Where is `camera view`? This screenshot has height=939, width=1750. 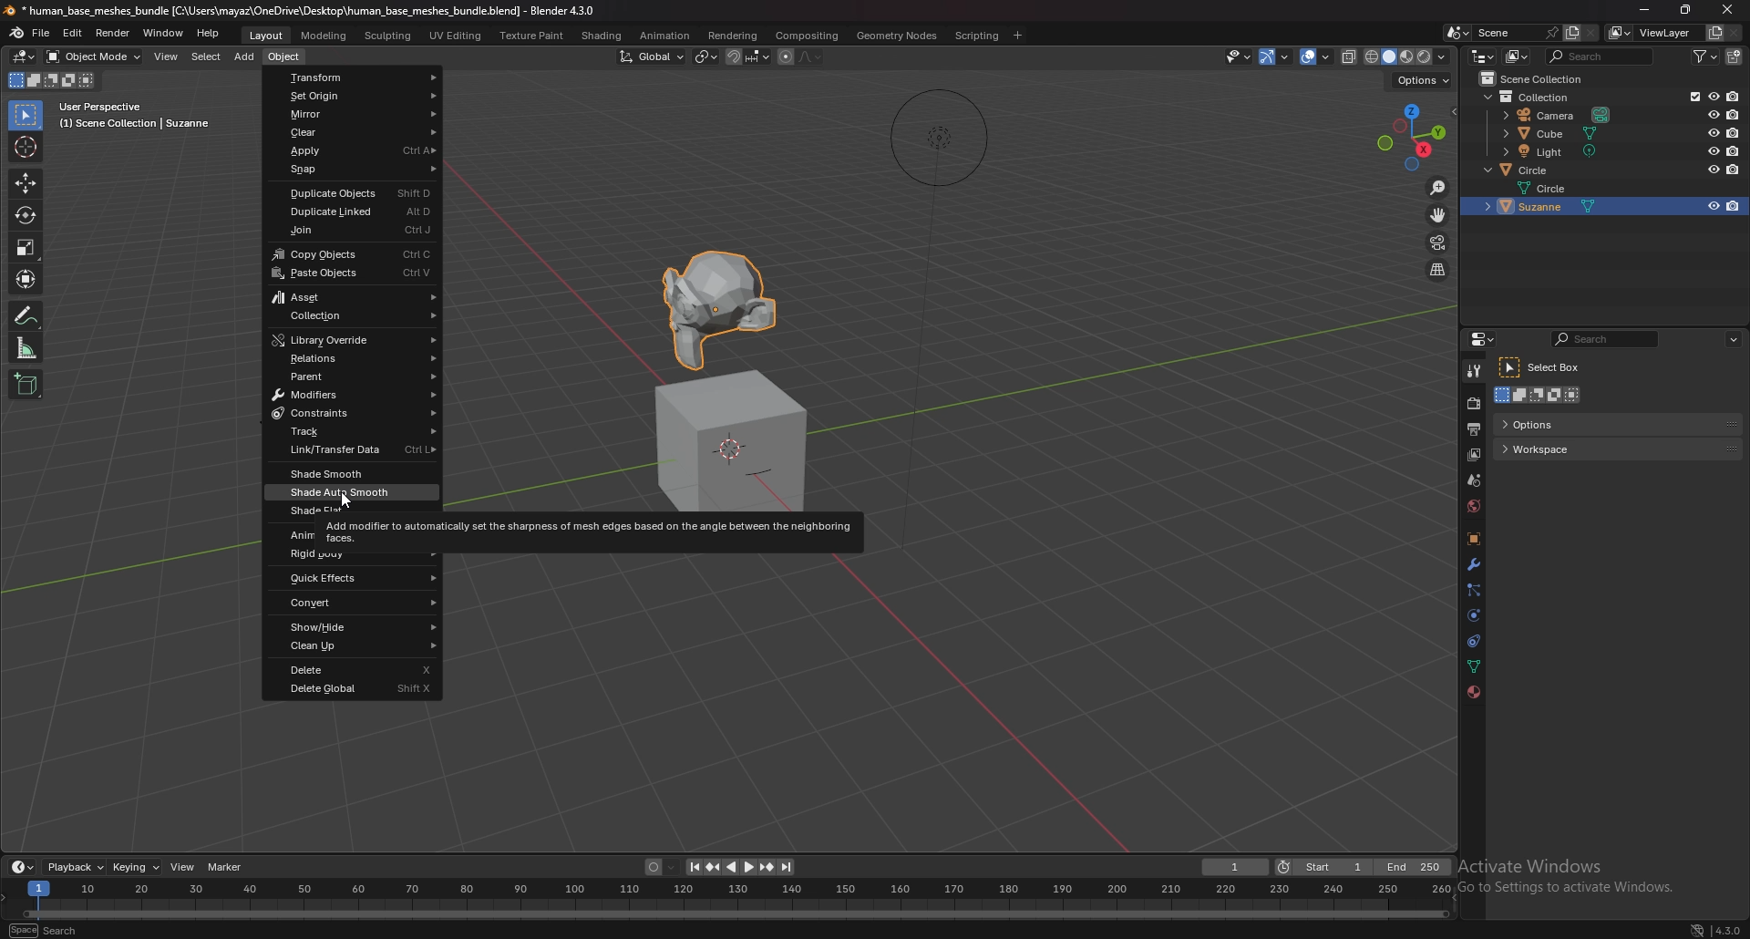 camera view is located at coordinates (1439, 242).